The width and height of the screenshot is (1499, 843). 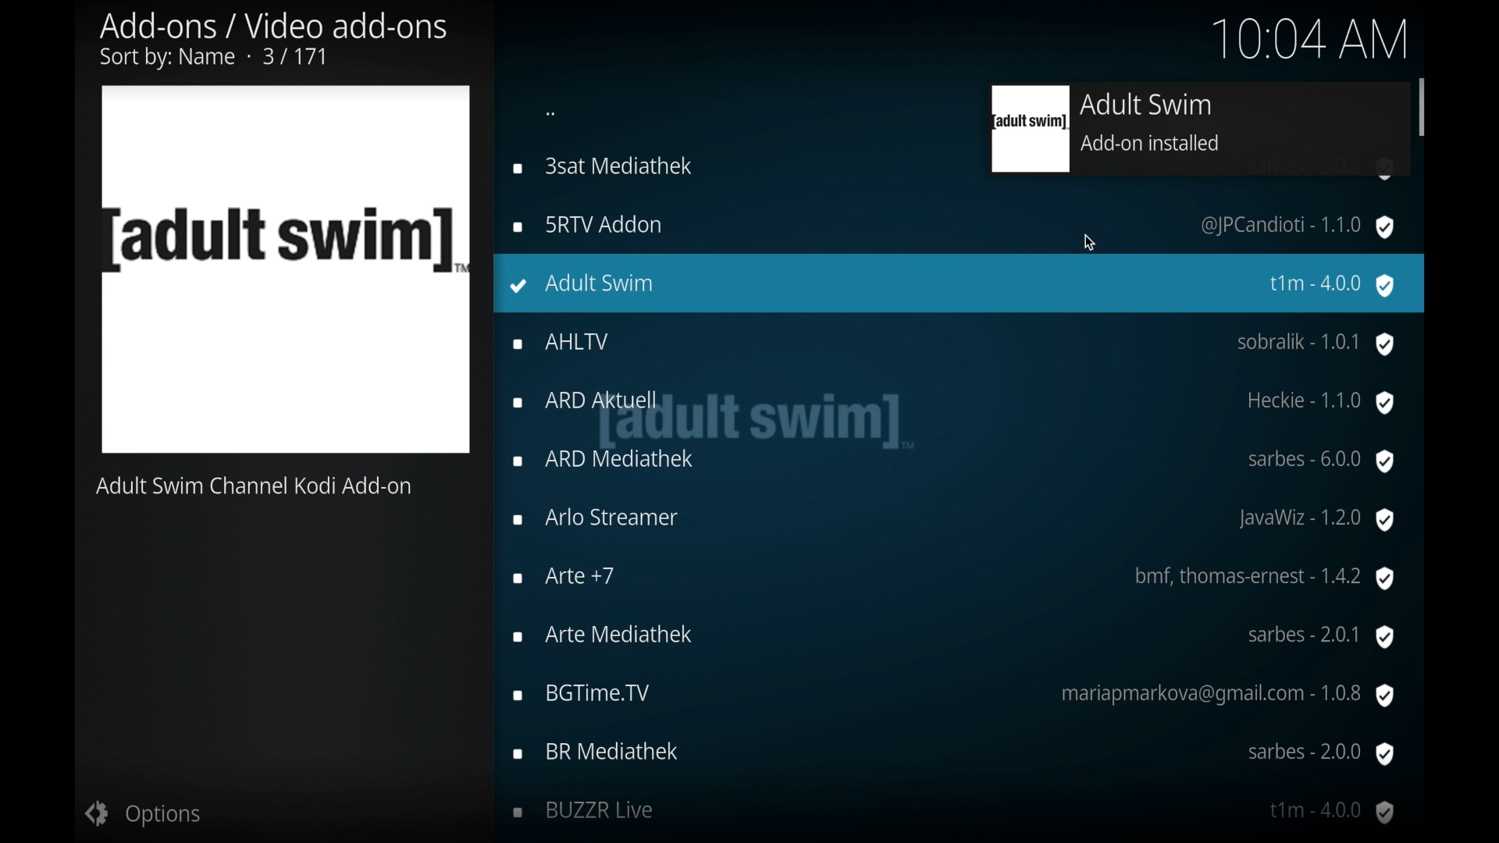 I want to click on ard, so click(x=956, y=463).